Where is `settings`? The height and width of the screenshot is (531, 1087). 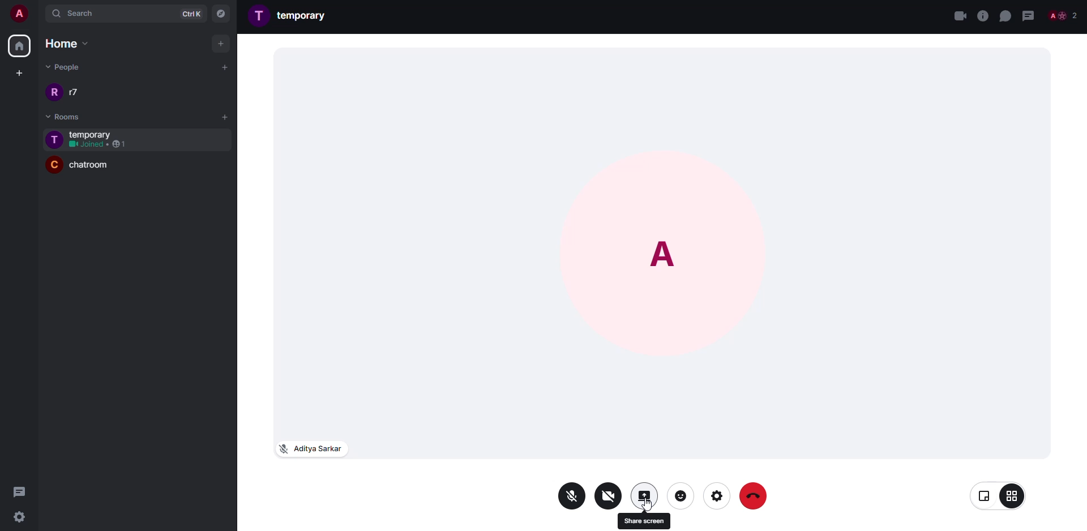 settings is located at coordinates (716, 496).